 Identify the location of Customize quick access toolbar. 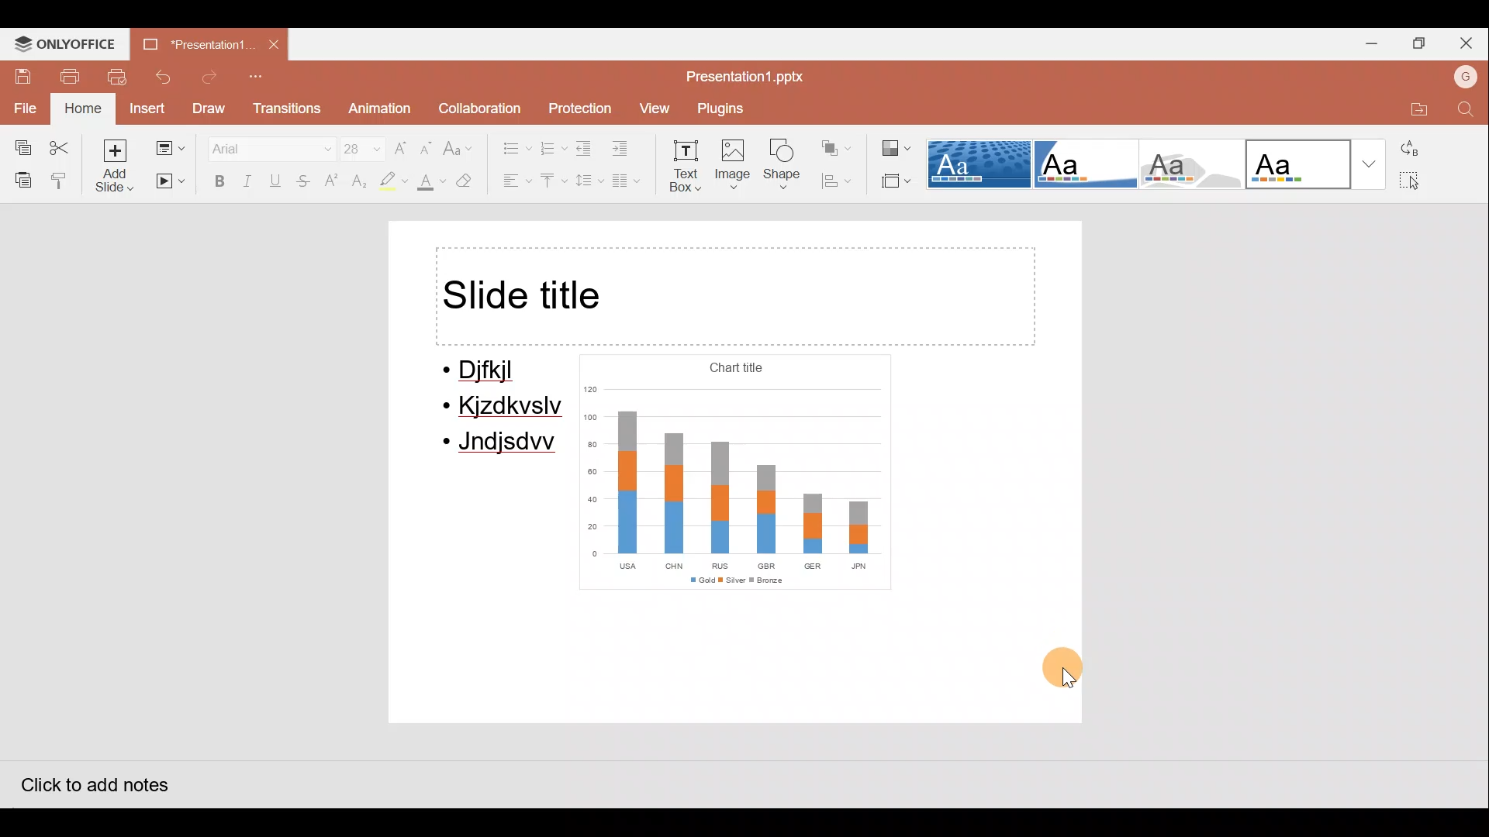
(264, 76).